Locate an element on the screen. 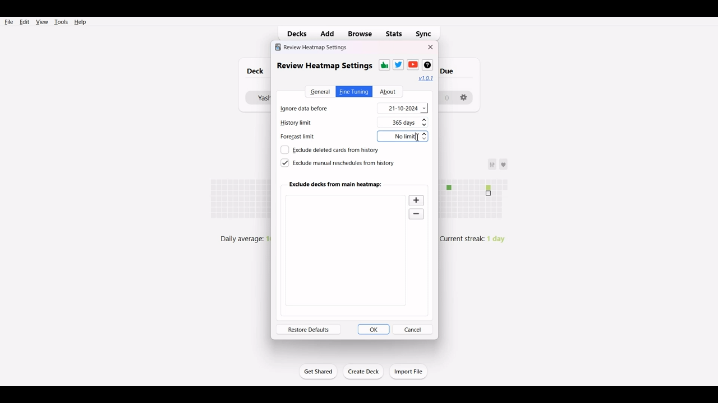 The image size is (718, 403). Create Deck is located at coordinates (364, 372).